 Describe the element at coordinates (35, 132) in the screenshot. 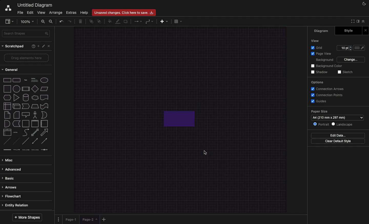

I see `bidirectional arrow` at that location.